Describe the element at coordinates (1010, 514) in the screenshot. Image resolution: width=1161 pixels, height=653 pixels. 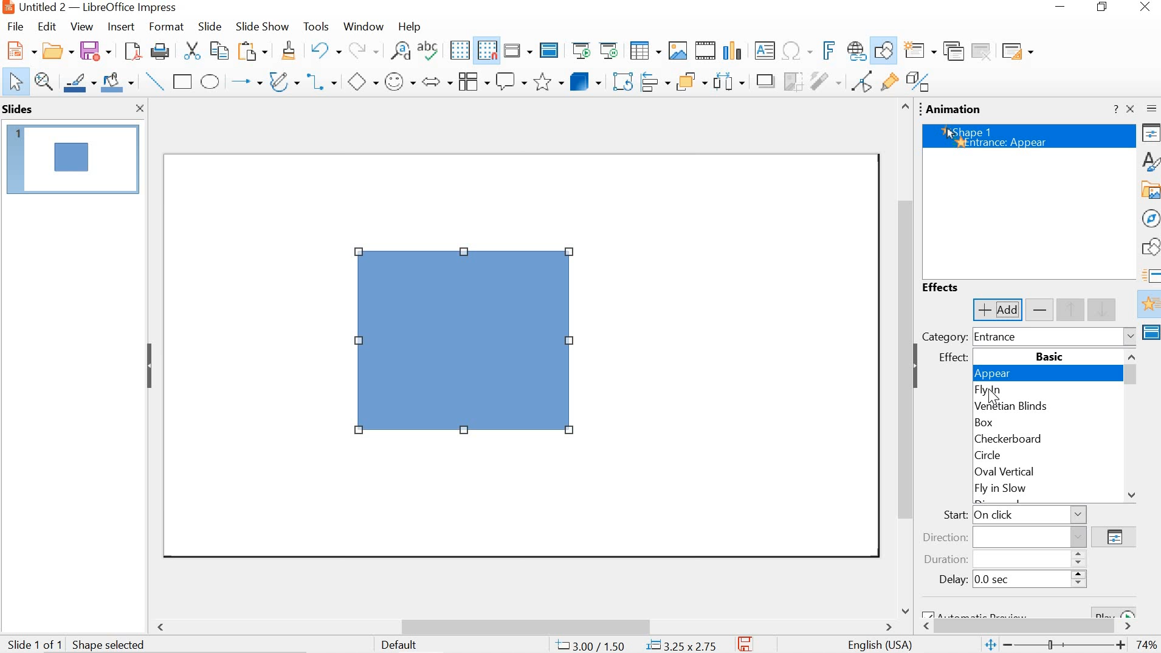
I see `start` at that location.